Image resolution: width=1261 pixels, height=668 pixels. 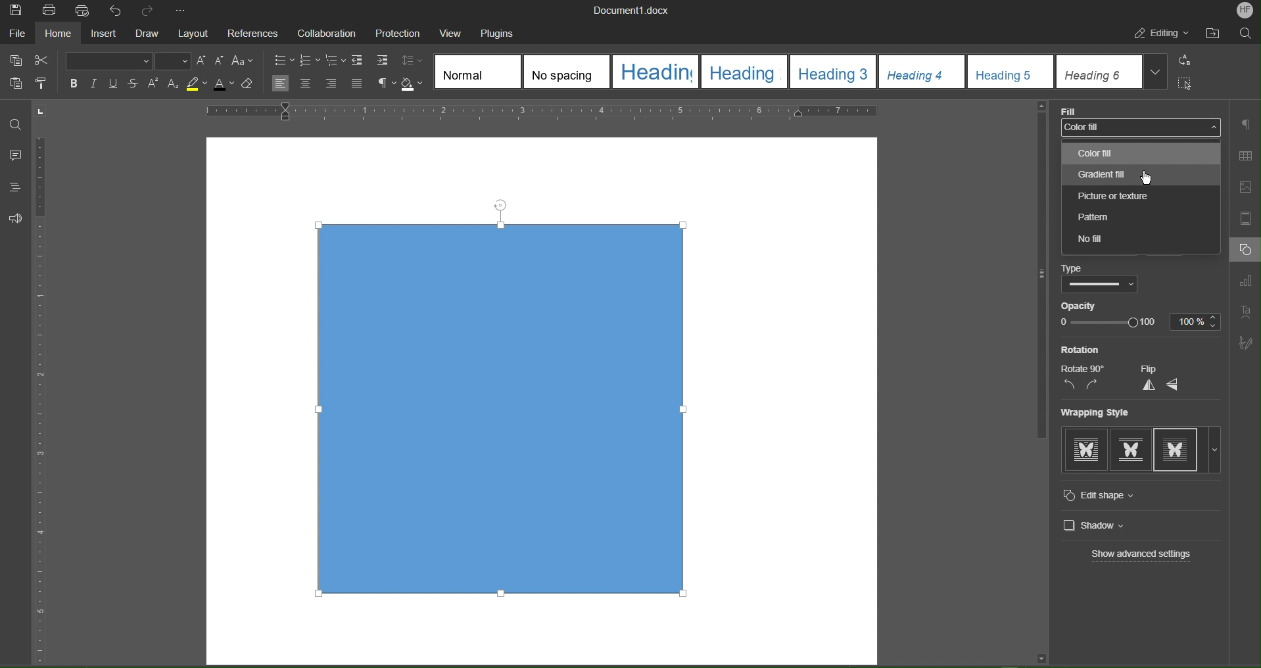 I want to click on Comment, so click(x=15, y=155).